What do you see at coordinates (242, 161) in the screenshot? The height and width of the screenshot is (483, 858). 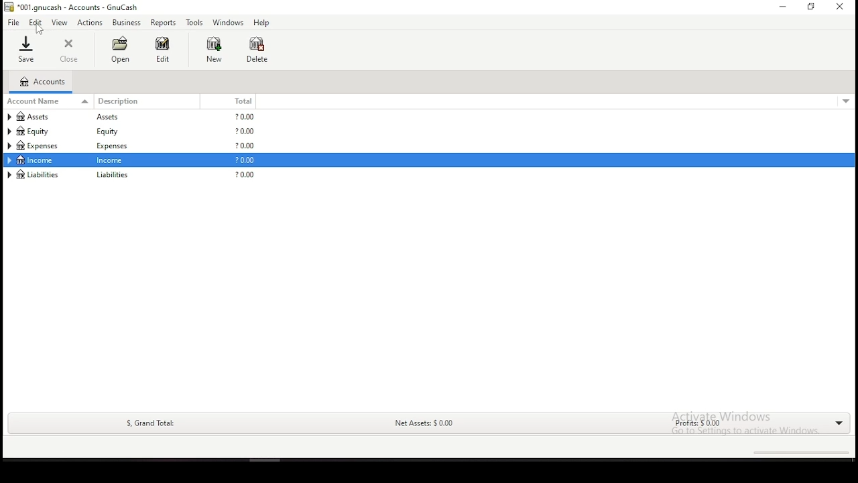 I see `? 0.00` at bounding box center [242, 161].